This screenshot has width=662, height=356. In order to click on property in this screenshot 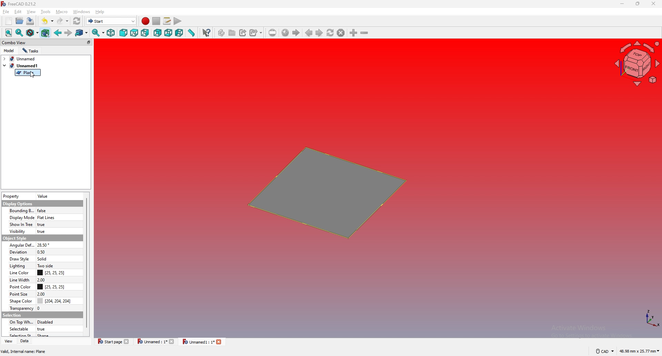, I will do `click(11, 196)`.